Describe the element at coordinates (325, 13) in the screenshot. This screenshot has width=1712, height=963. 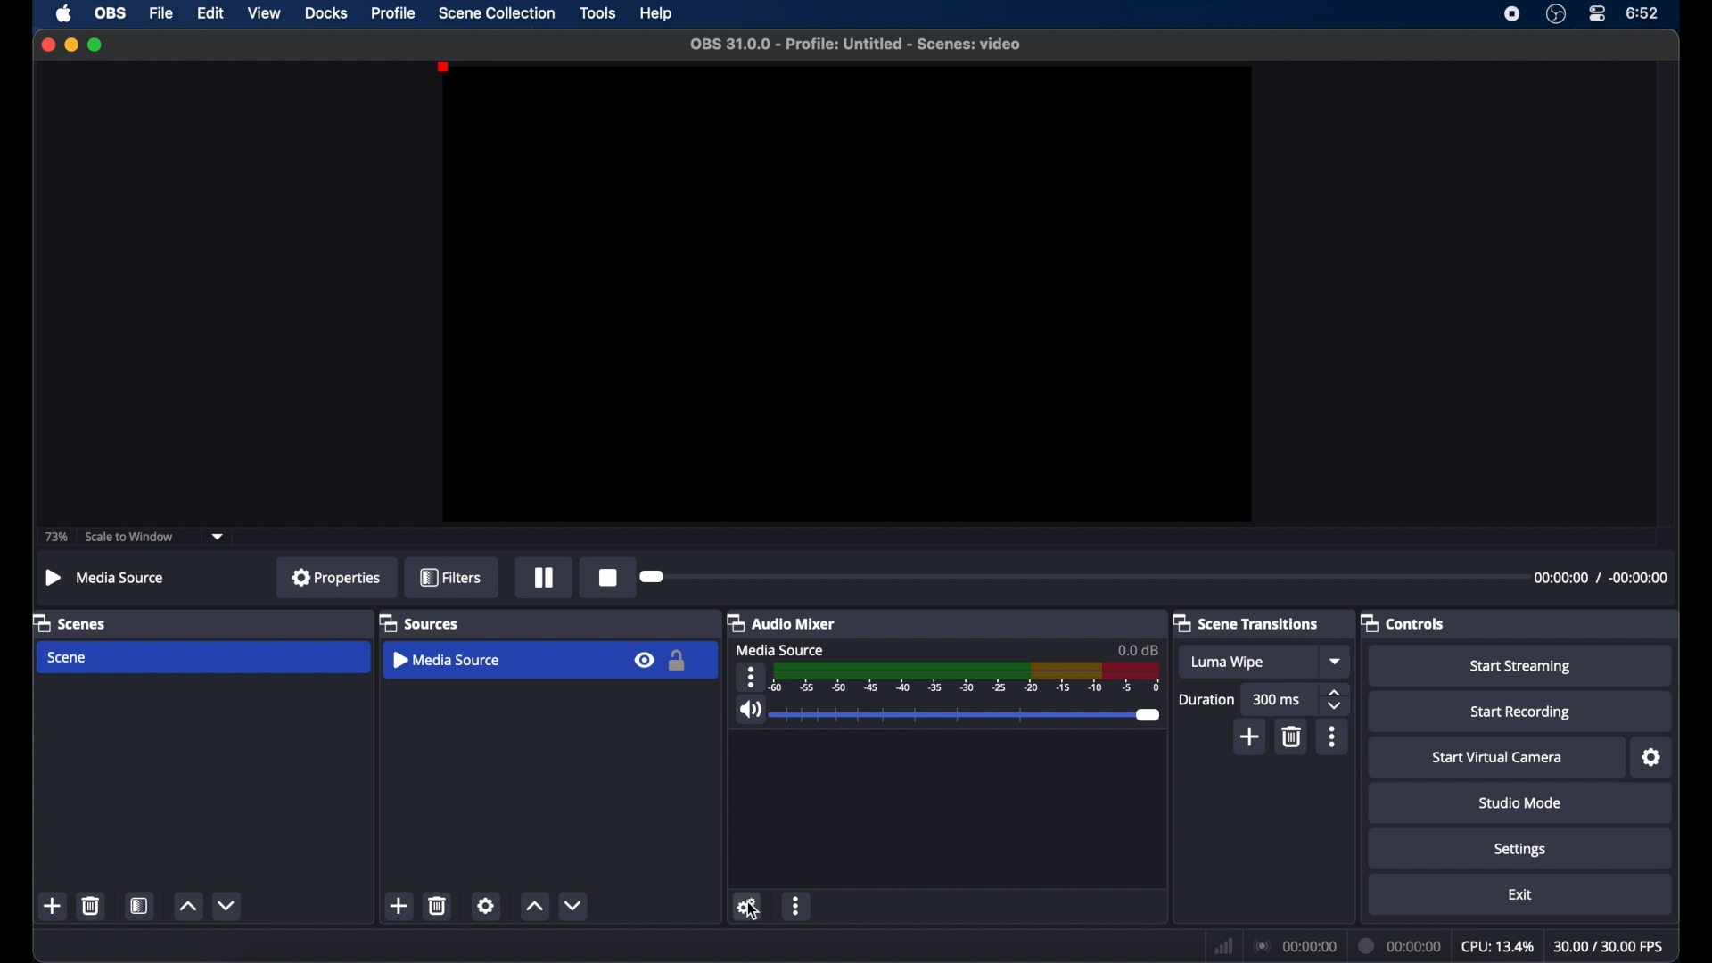
I see `docks` at that location.